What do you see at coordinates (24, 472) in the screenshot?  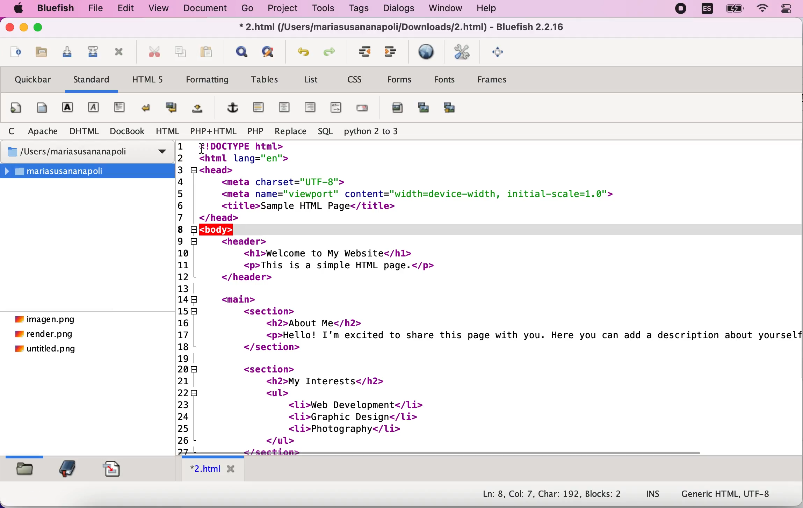 I see `filebrowser` at bounding box center [24, 472].